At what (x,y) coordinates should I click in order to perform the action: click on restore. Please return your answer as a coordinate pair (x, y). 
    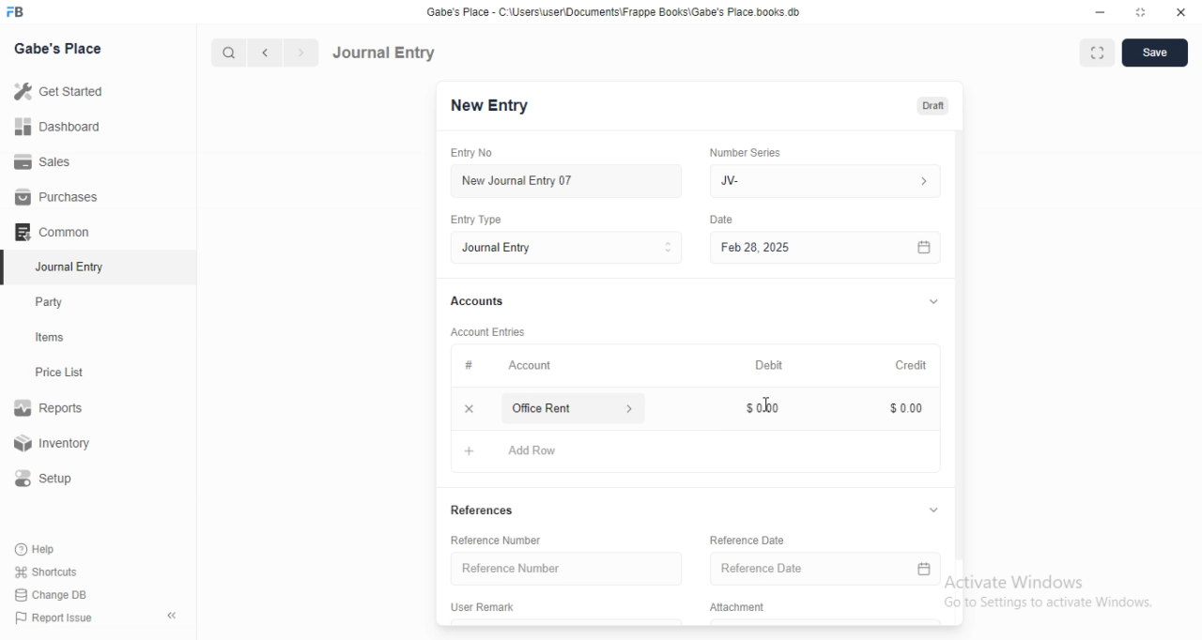
    Looking at the image, I should click on (1139, 11).